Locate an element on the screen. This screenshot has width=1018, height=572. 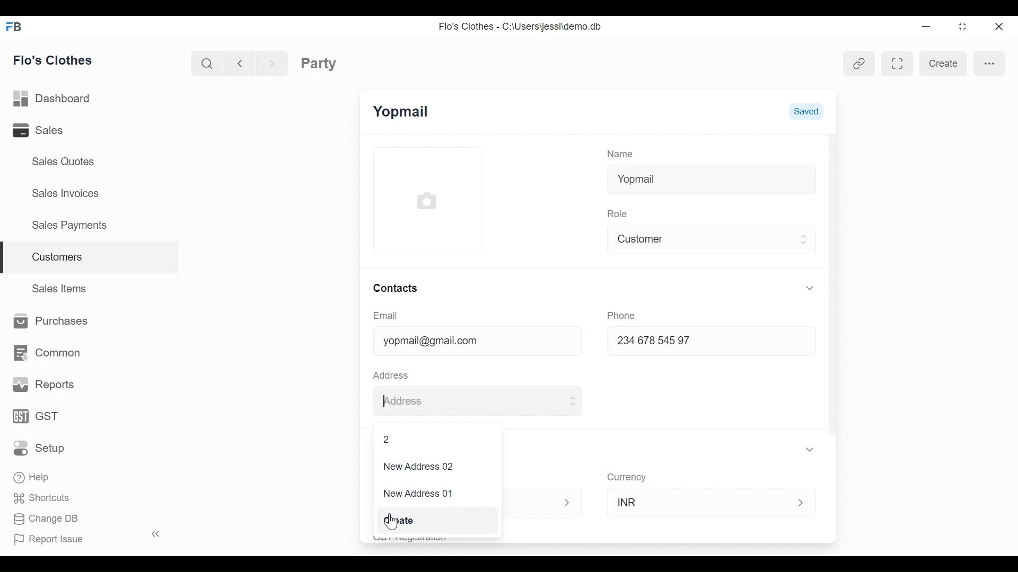
Address is located at coordinates (390, 375).